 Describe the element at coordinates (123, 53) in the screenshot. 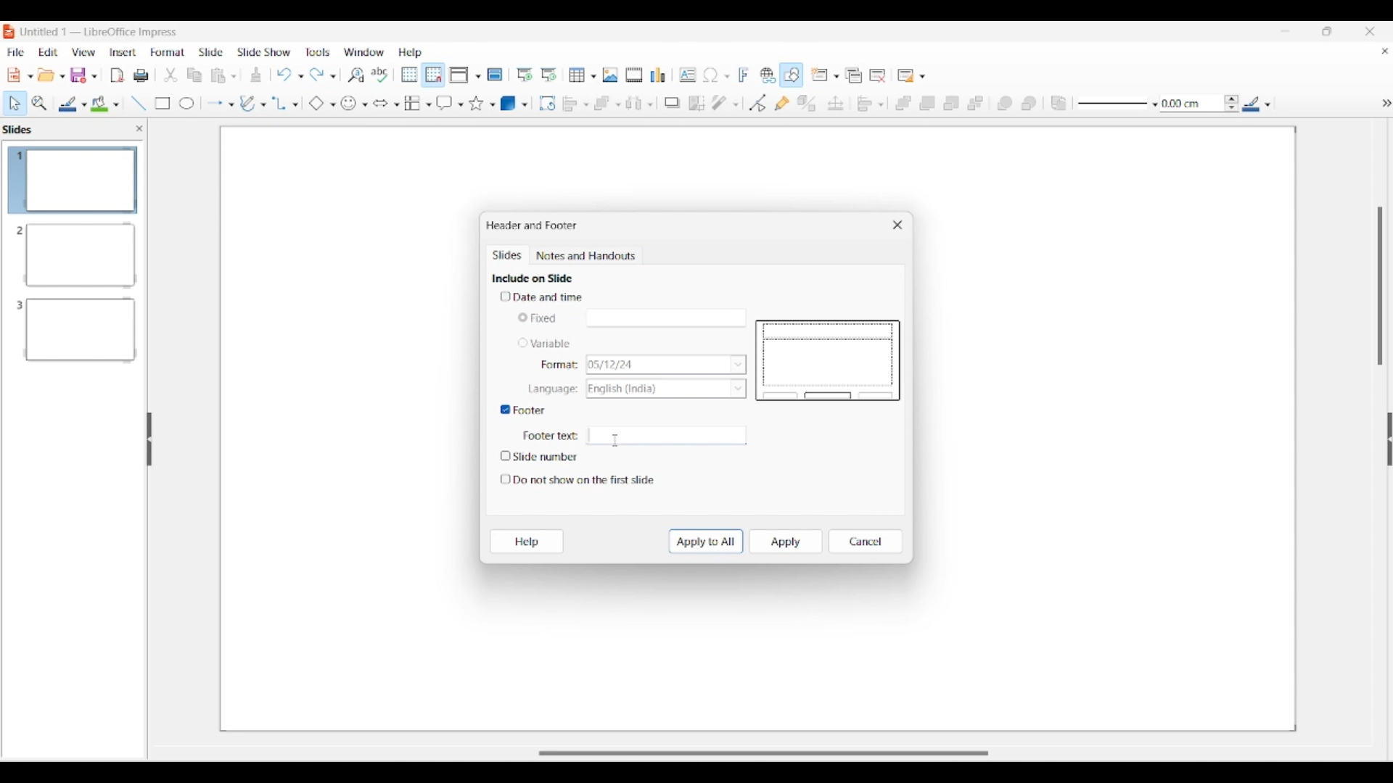

I see `Insert menu` at that location.